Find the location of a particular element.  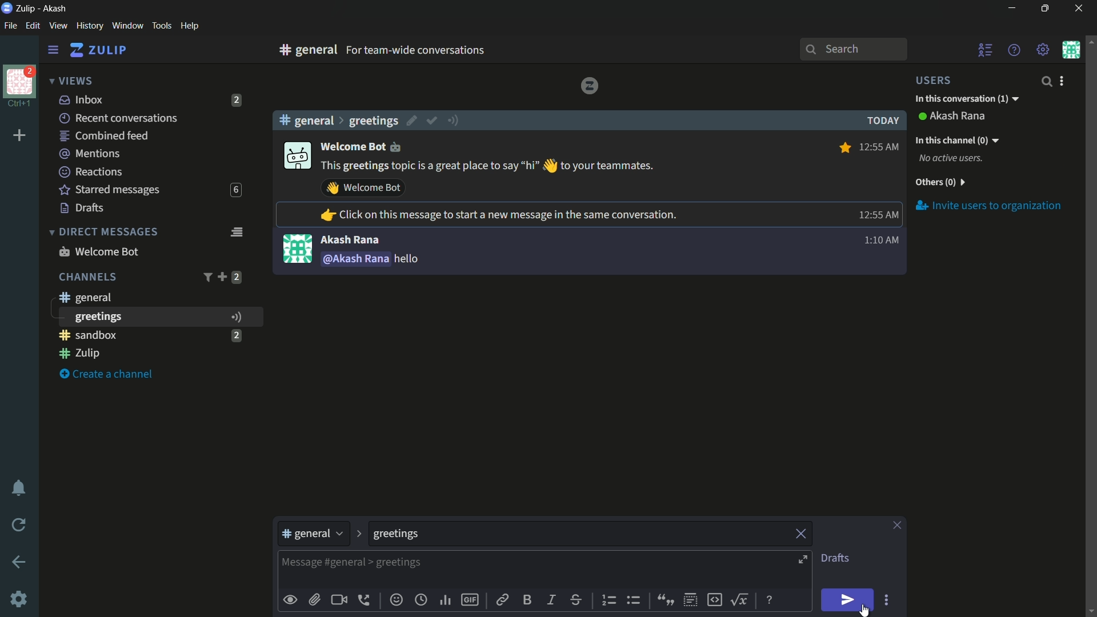

tools menu is located at coordinates (161, 26).